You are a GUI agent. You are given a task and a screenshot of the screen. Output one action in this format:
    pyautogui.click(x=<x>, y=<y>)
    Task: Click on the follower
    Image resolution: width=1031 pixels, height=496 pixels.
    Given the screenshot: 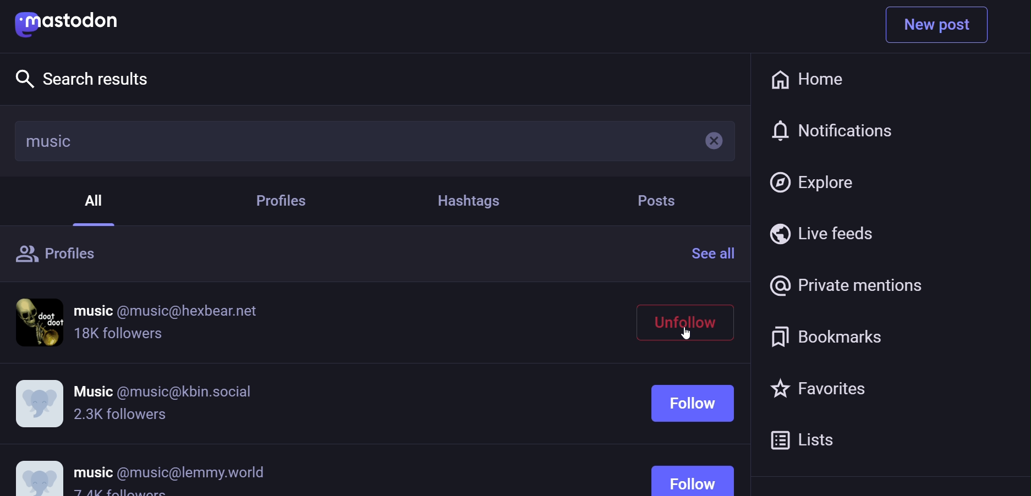 What is the action you would take?
    pyautogui.click(x=121, y=493)
    